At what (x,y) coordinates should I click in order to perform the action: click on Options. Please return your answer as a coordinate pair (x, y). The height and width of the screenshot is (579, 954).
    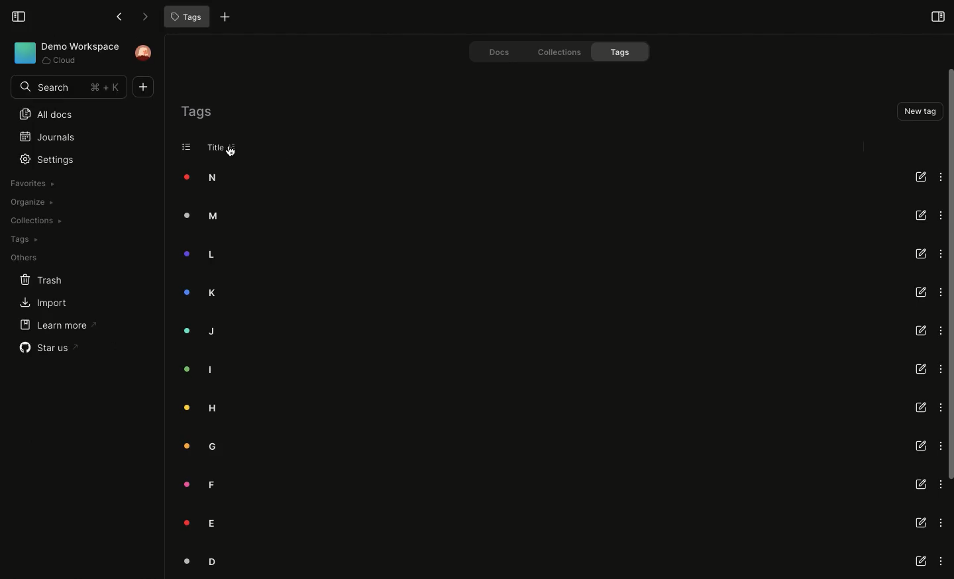
    Looking at the image, I should click on (939, 253).